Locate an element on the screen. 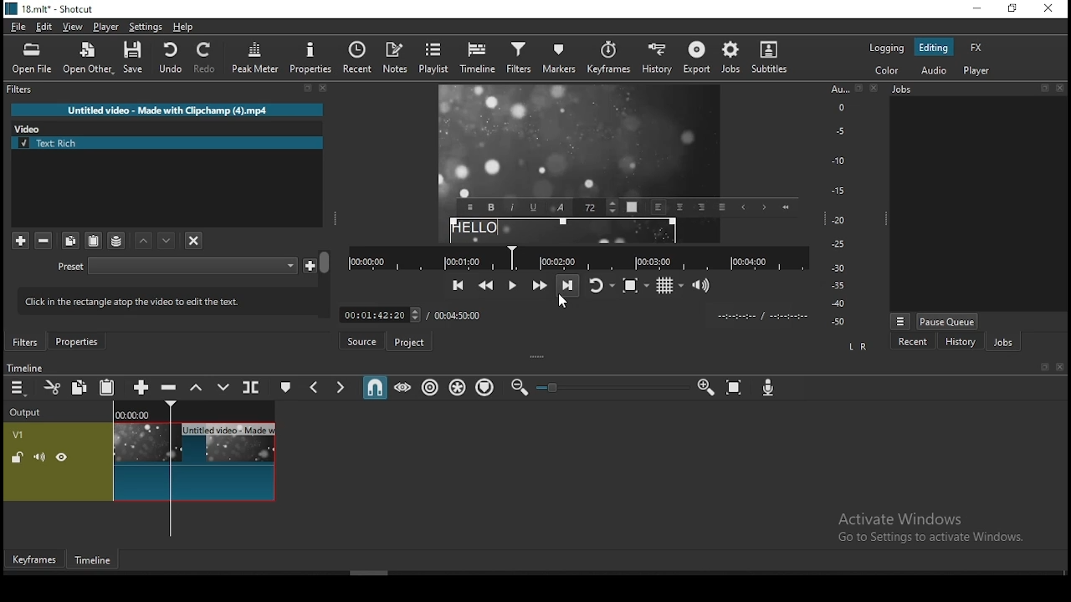  markers is located at coordinates (556, 62).